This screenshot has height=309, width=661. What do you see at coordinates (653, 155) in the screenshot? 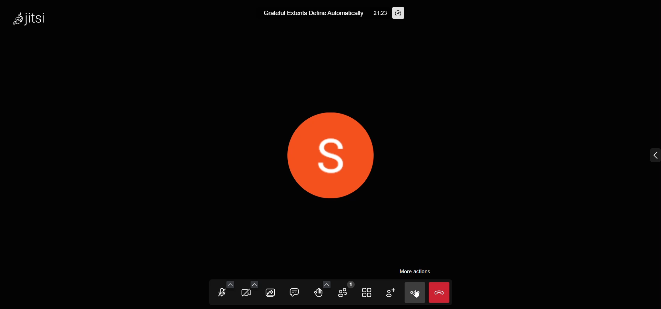
I see `expand` at bounding box center [653, 155].